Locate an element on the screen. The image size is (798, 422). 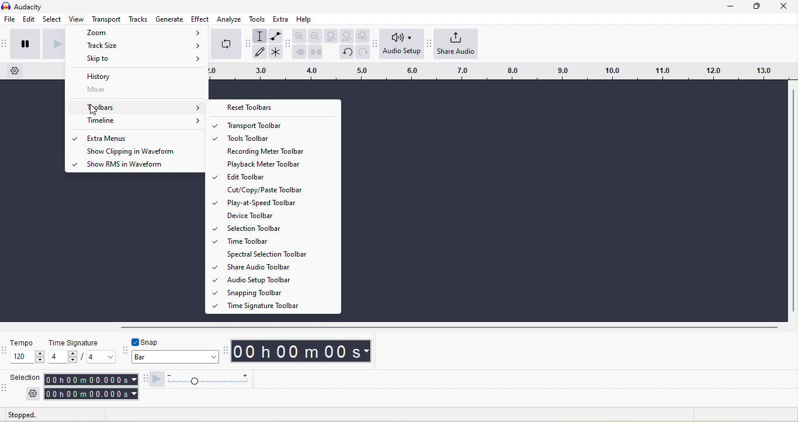
selection end time is located at coordinates (92, 394).